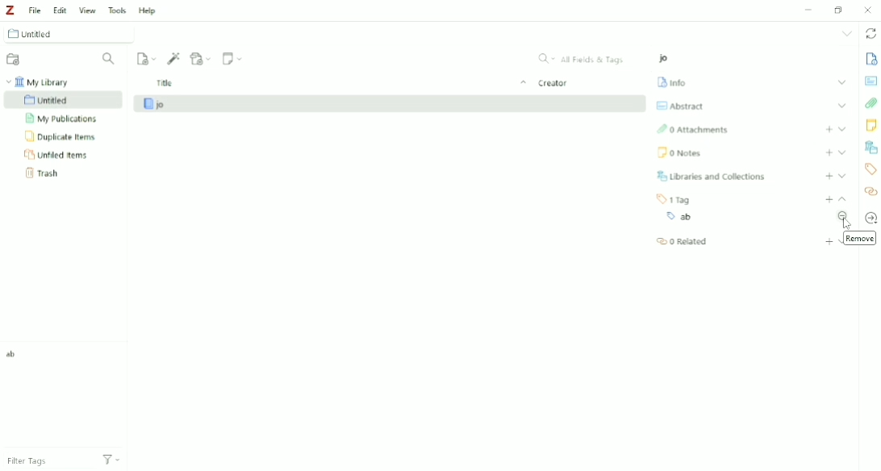 This screenshot has width=881, height=471. What do you see at coordinates (673, 82) in the screenshot?
I see `Info` at bounding box center [673, 82].